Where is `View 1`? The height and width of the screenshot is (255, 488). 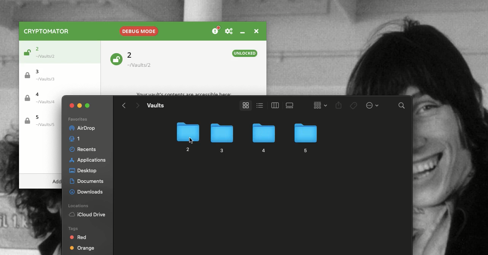
View 1 is located at coordinates (259, 105).